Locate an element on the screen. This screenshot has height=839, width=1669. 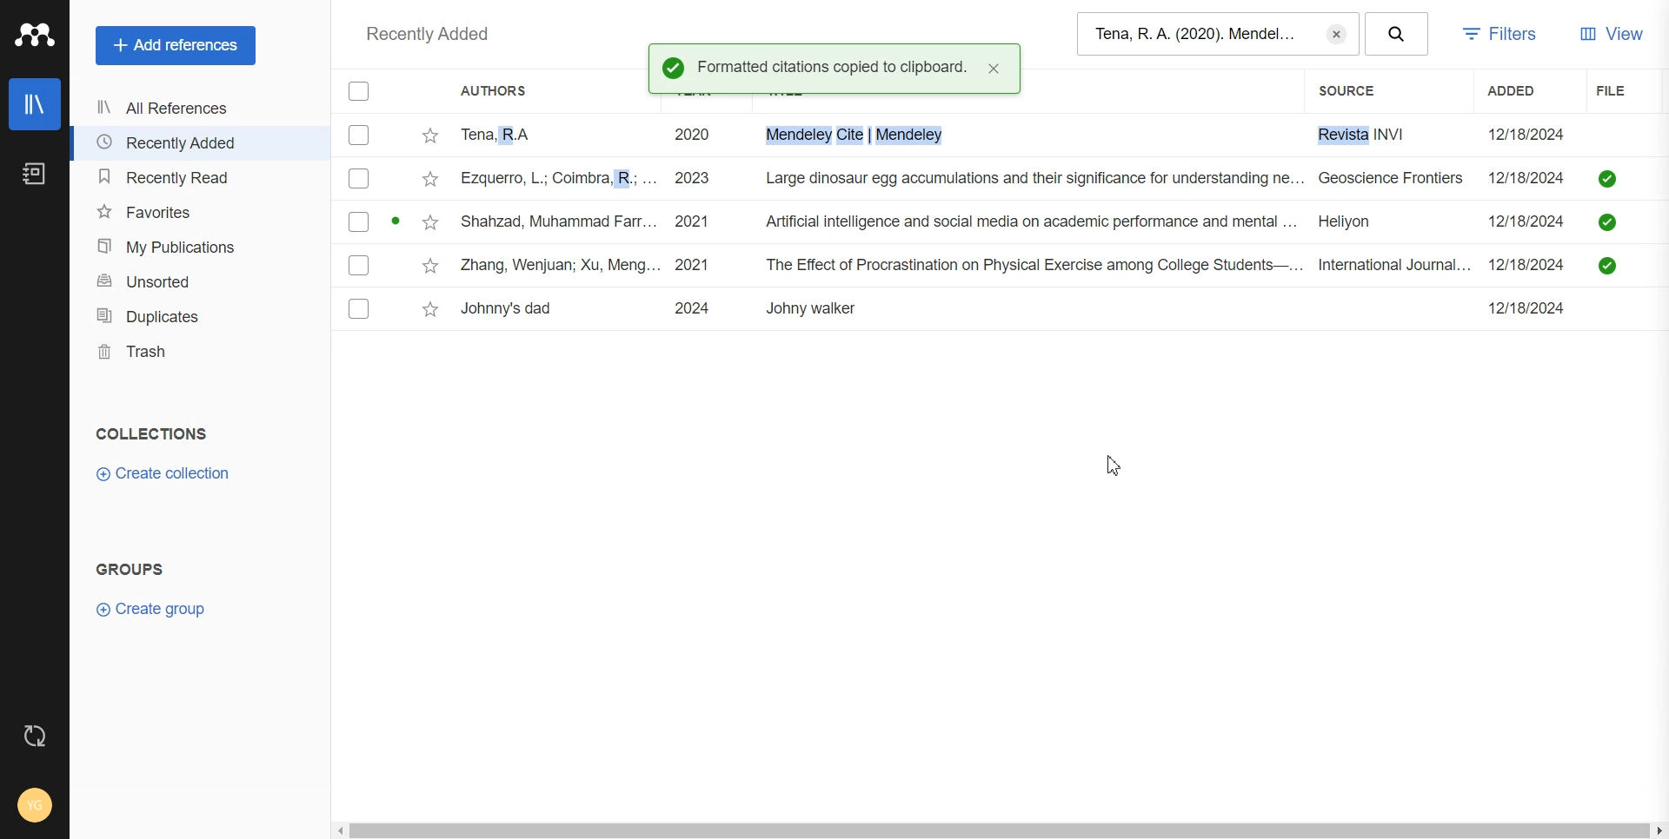
Shahzad, Muhammad Farr... 2021 Artificial intelligence and social media on academic performance and mental ...  Heliyon is located at coordinates (964, 220).